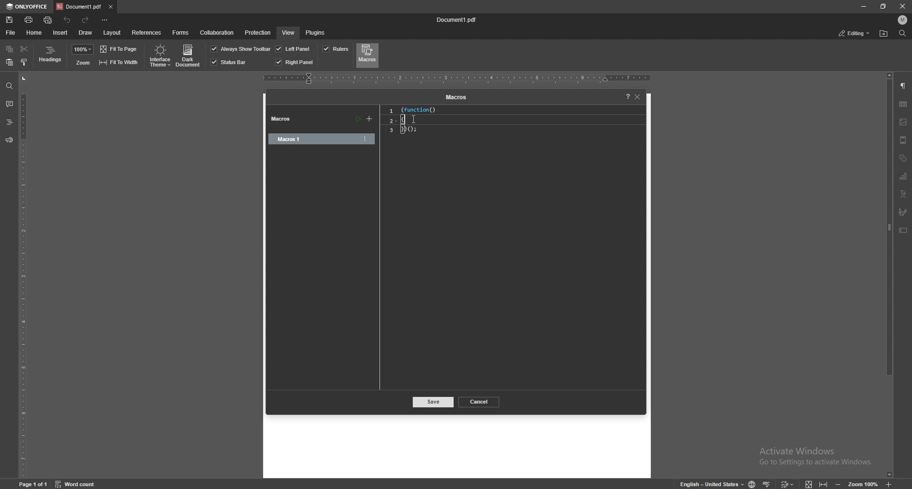  What do you see at coordinates (890, 274) in the screenshot?
I see `scroll bar` at bounding box center [890, 274].